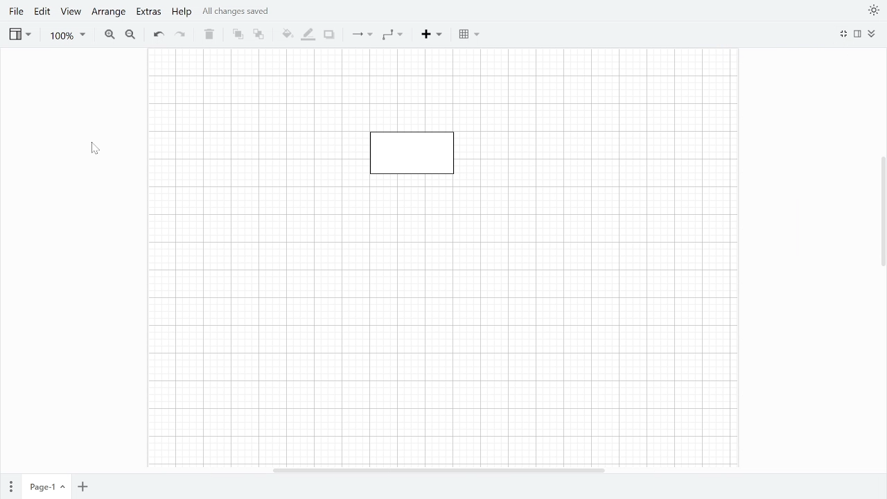 The height and width of the screenshot is (499, 887). Describe the element at coordinates (109, 35) in the screenshot. I see `Zoom in` at that location.